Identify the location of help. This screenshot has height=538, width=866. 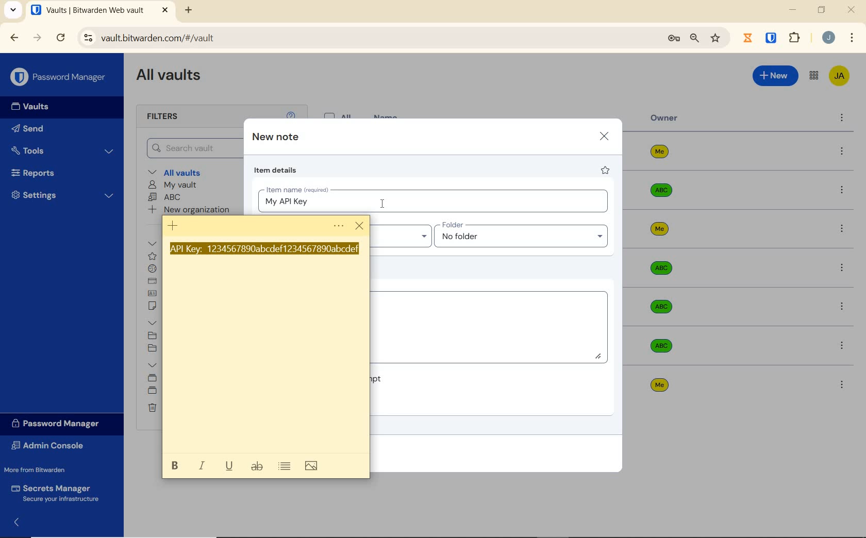
(291, 114).